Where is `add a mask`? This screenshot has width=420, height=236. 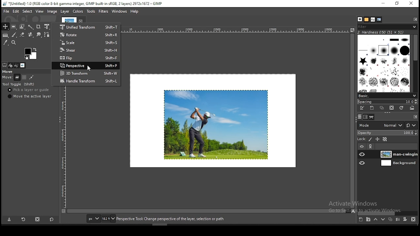 add a mask is located at coordinates (404, 219).